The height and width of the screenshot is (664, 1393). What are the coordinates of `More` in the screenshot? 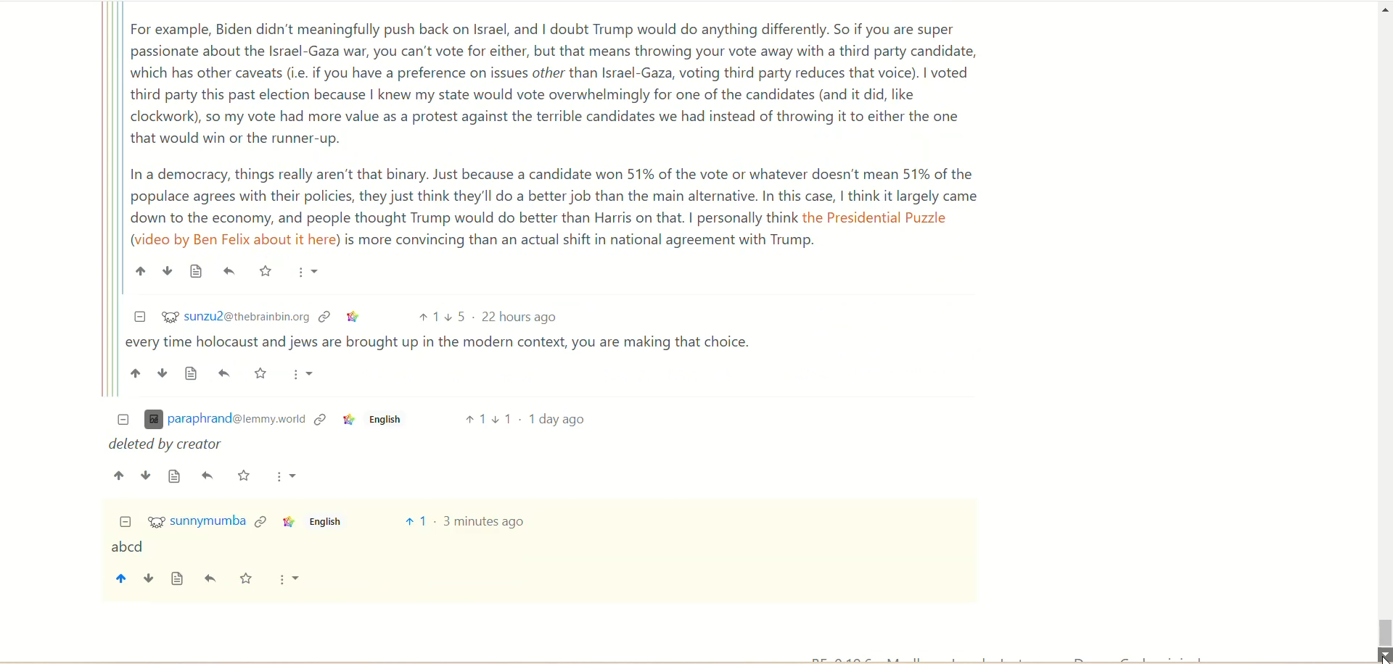 It's located at (307, 273).